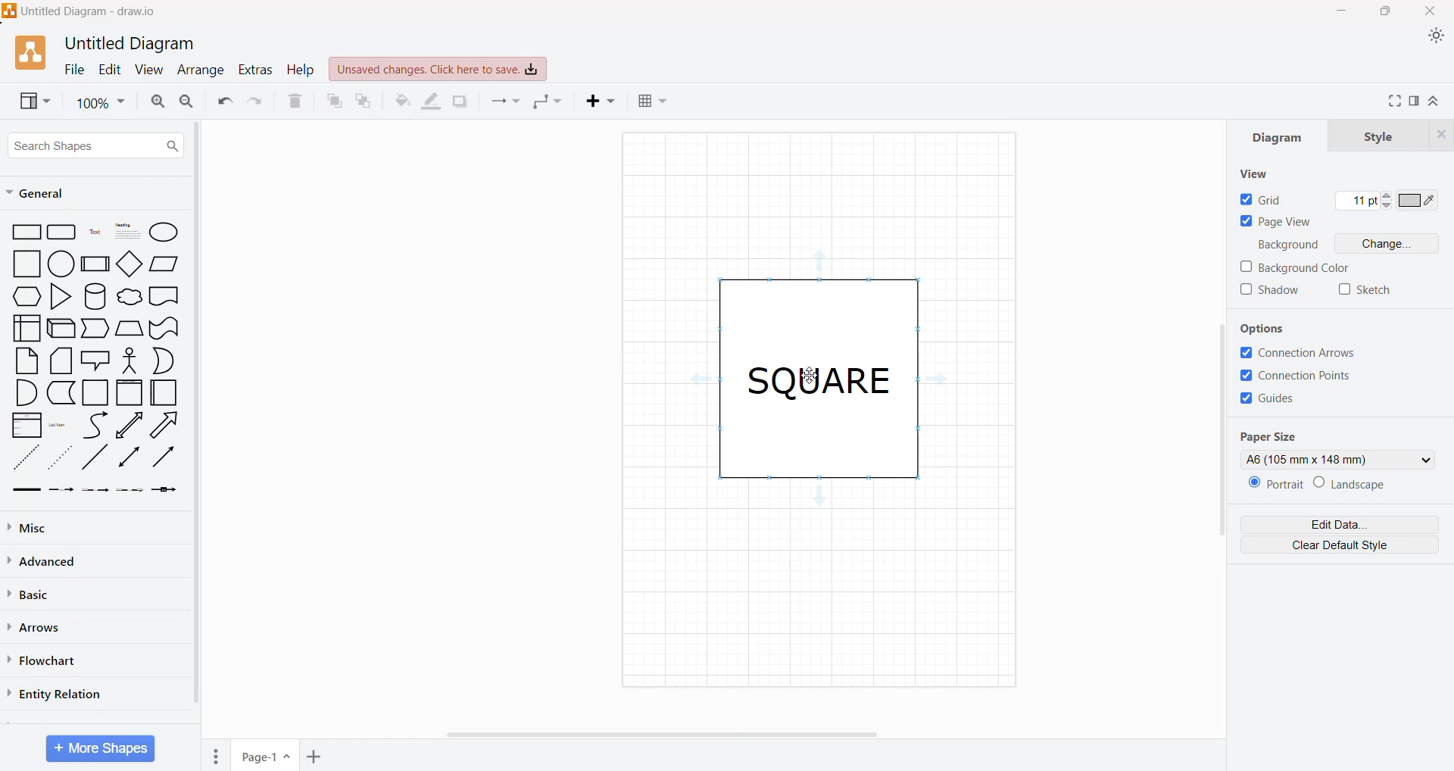 This screenshot has height=771, width=1454. I want to click on Close, so click(1428, 11).